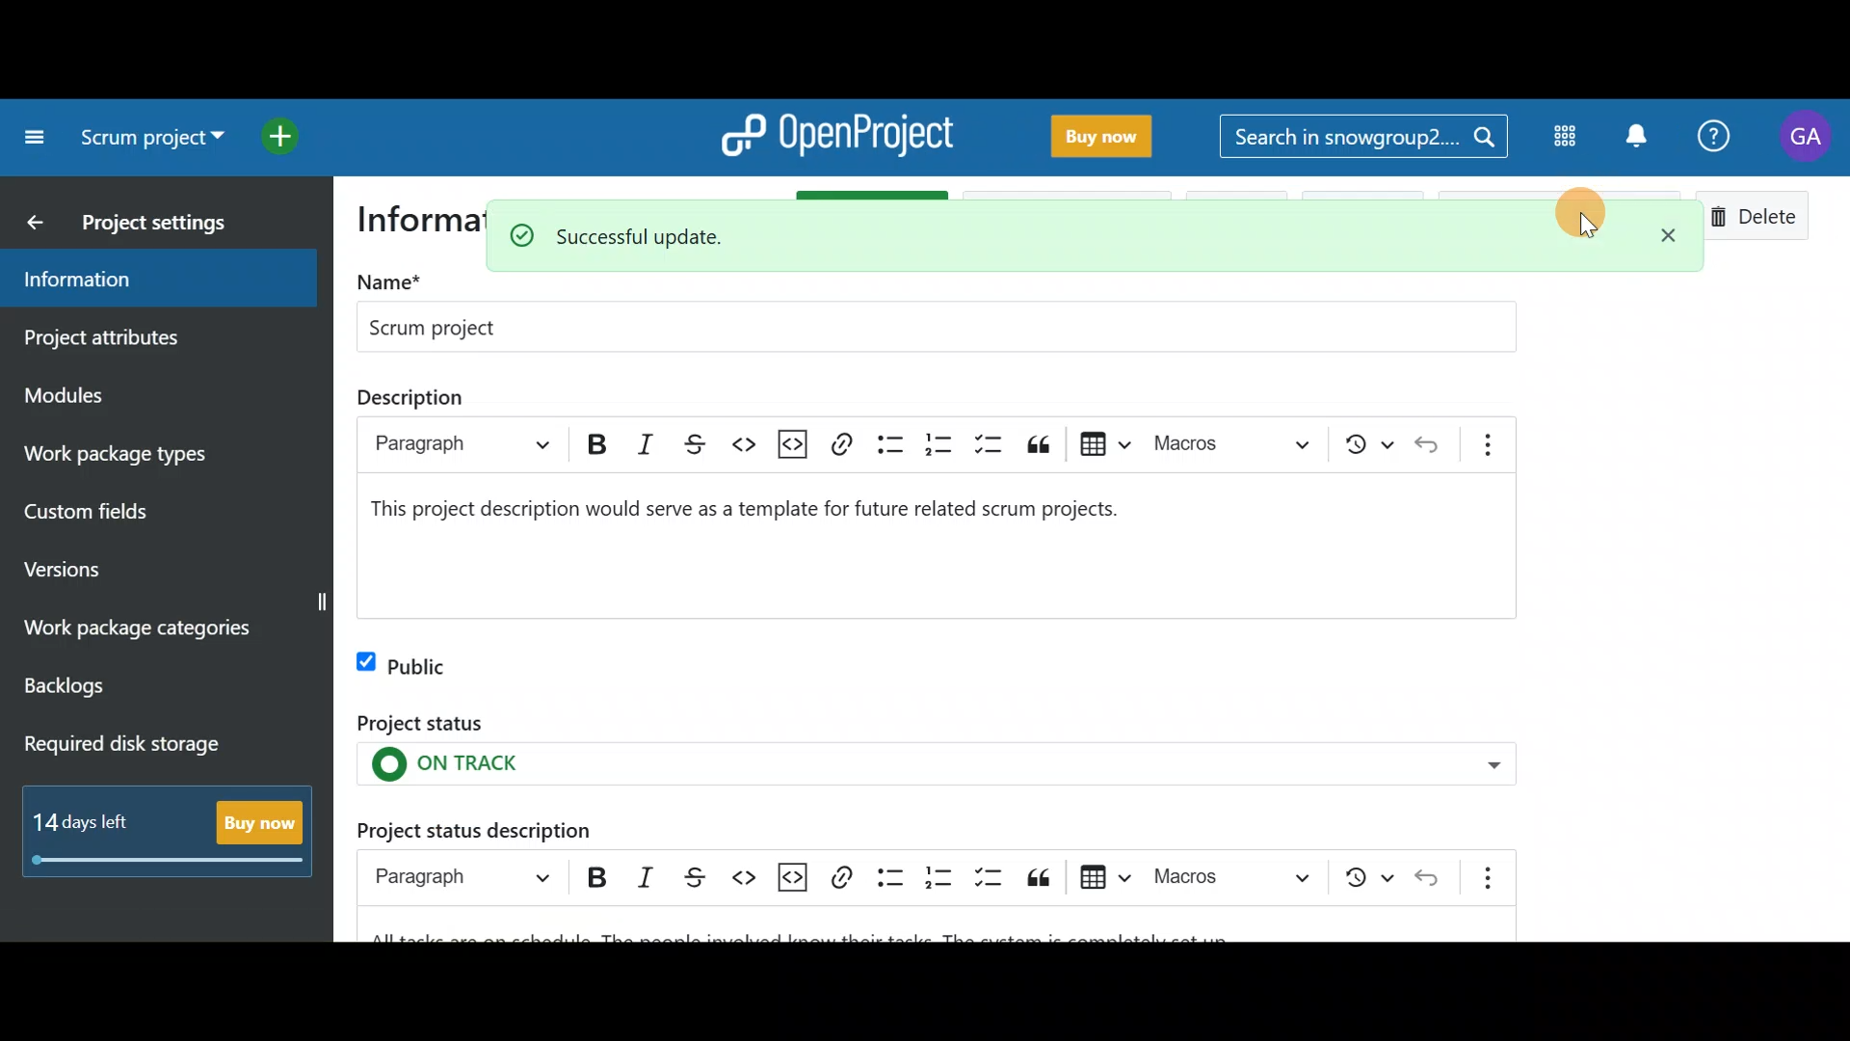 The width and height of the screenshot is (1850, 1041). Describe the element at coordinates (462, 878) in the screenshot. I see `Heading` at that location.